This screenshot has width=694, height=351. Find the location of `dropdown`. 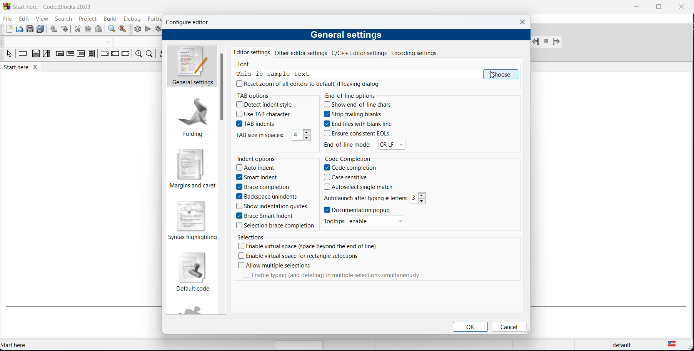

dropdown is located at coordinates (110, 42).